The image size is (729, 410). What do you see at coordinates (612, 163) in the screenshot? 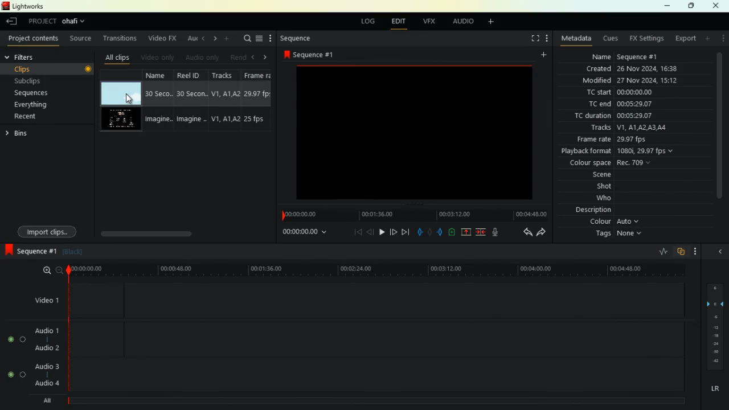
I see `colour space` at bounding box center [612, 163].